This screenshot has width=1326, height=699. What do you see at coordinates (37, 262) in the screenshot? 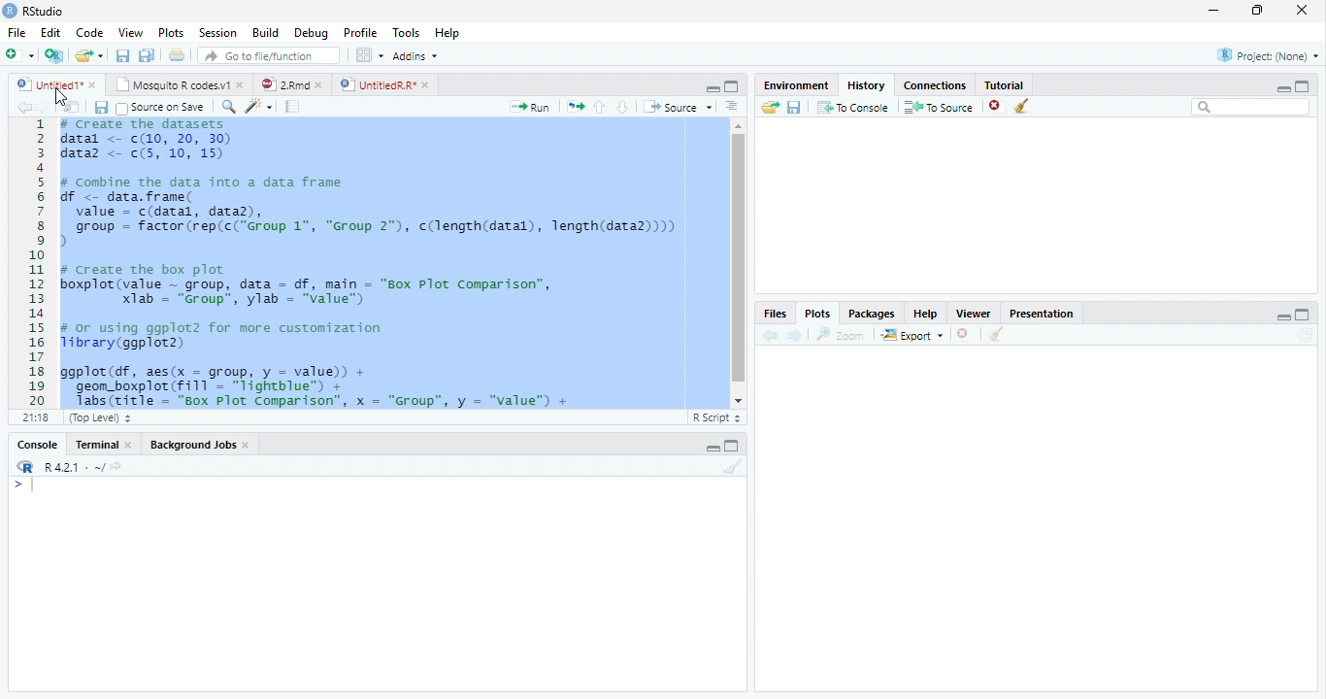
I see `Line numbers` at bounding box center [37, 262].